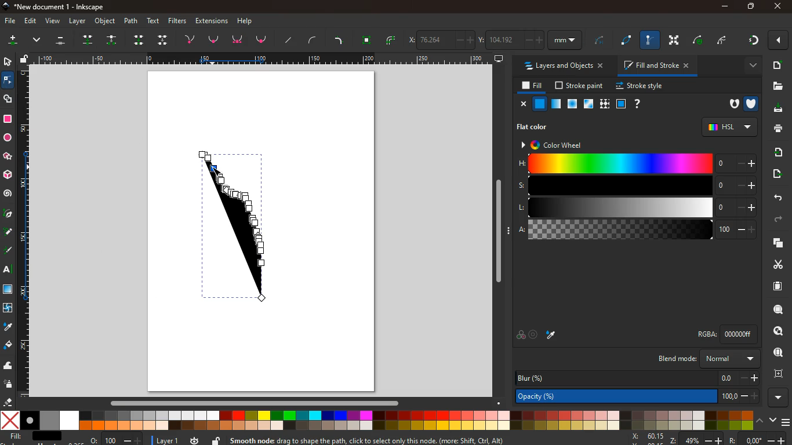  I want to click on minimize, so click(725, 7).